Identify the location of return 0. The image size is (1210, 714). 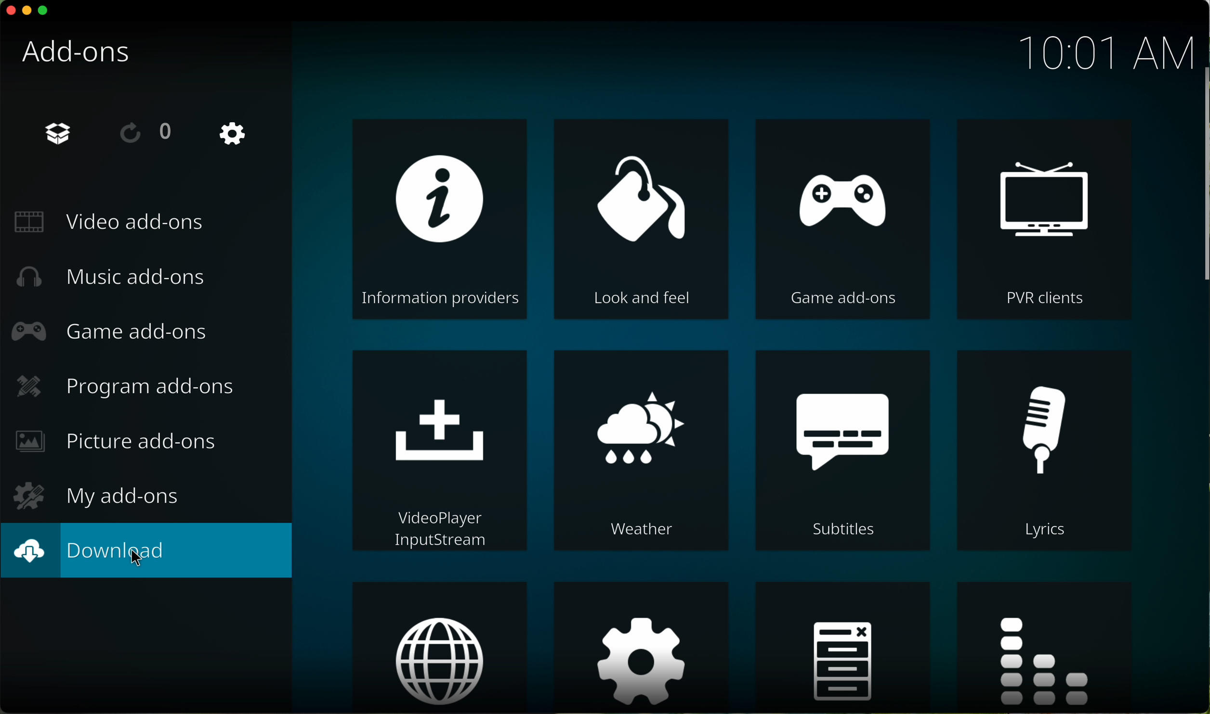
(149, 132).